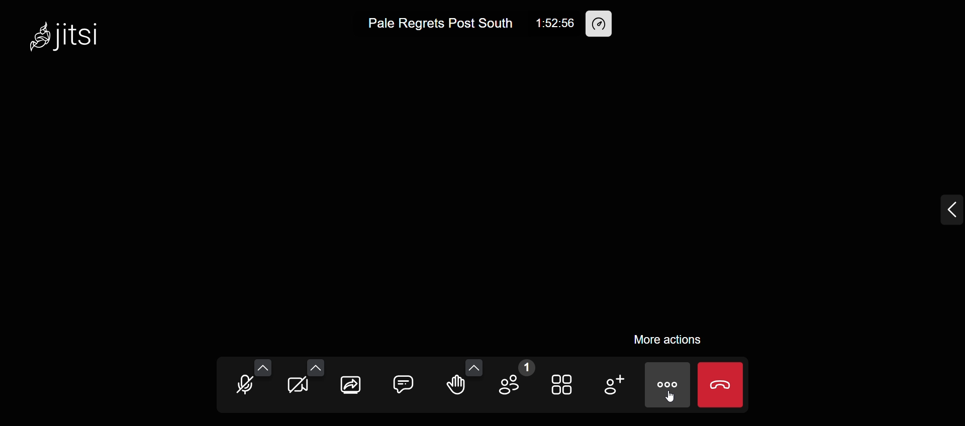 Image resolution: width=965 pixels, height=426 pixels. What do you see at coordinates (664, 338) in the screenshot?
I see `more actions` at bounding box center [664, 338].